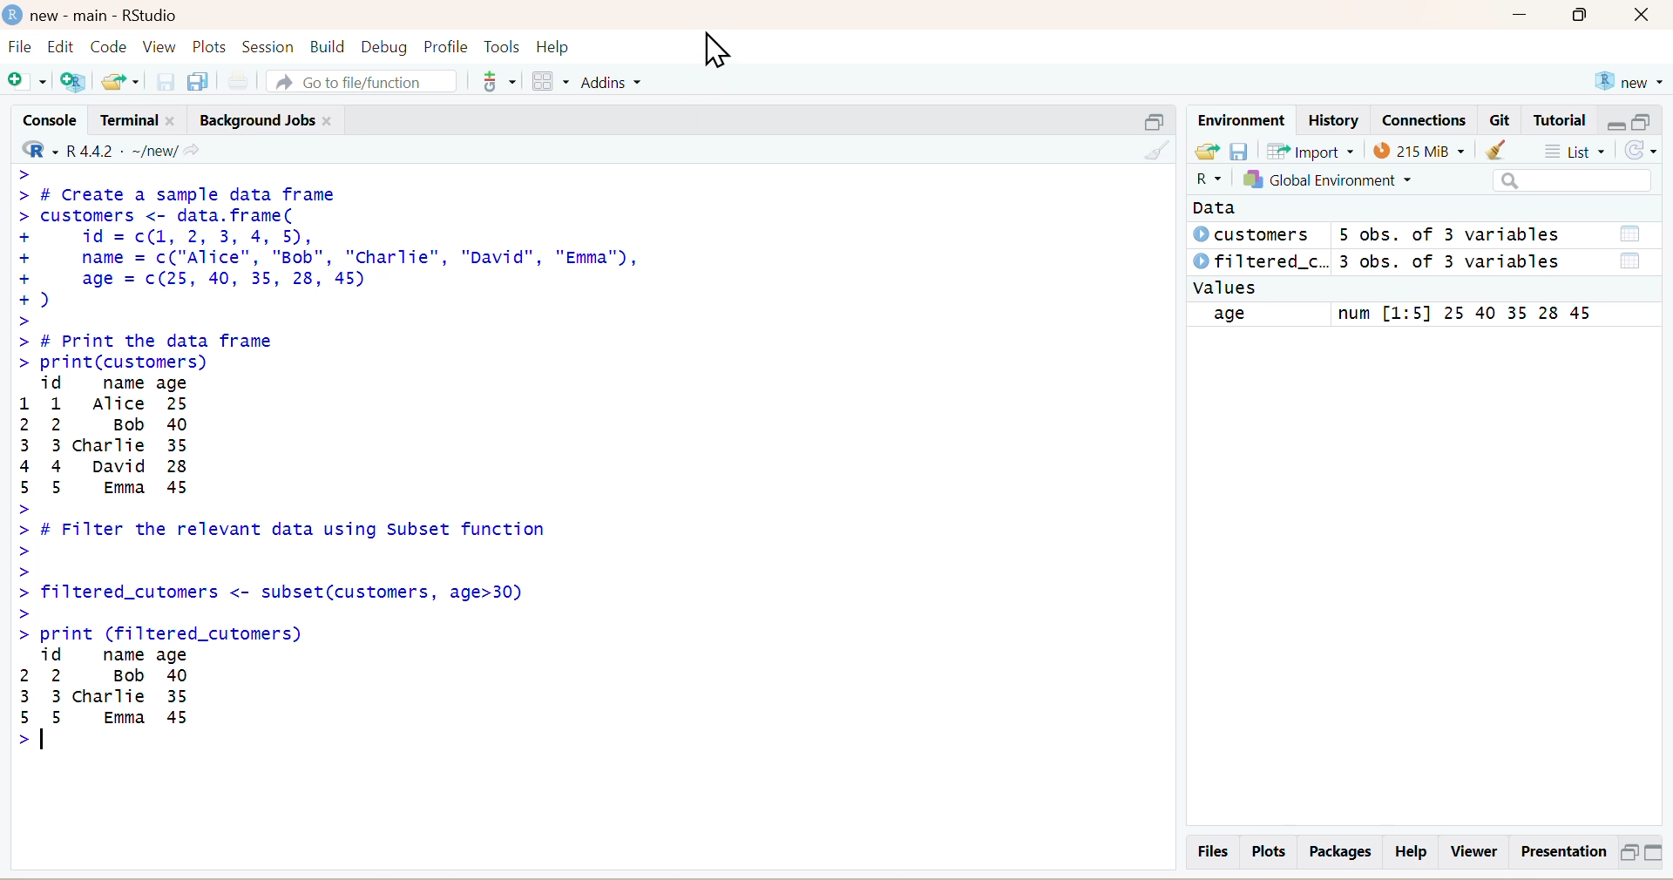 The width and height of the screenshot is (1673, 880). Describe the element at coordinates (1153, 149) in the screenshot. I see `Clear Console` at that location.